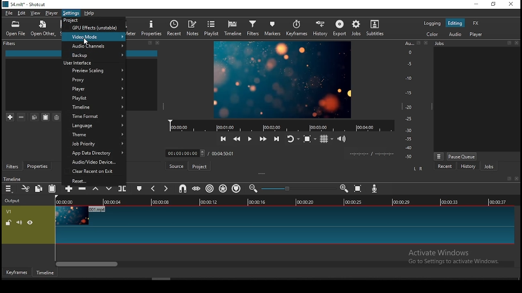 The image size is (522, 293). Describe the element at coordinates (357, 28) in the screenshot. I see `jobs` at that location.